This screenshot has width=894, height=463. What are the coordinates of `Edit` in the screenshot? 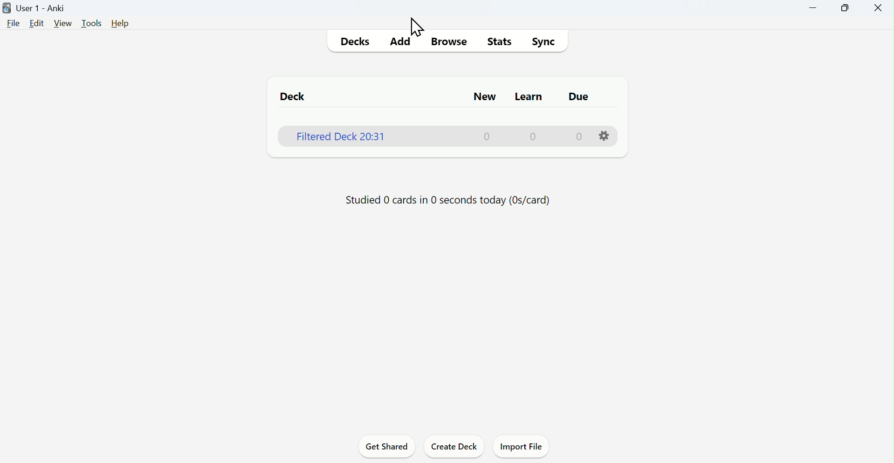 It's located at (36, 23).